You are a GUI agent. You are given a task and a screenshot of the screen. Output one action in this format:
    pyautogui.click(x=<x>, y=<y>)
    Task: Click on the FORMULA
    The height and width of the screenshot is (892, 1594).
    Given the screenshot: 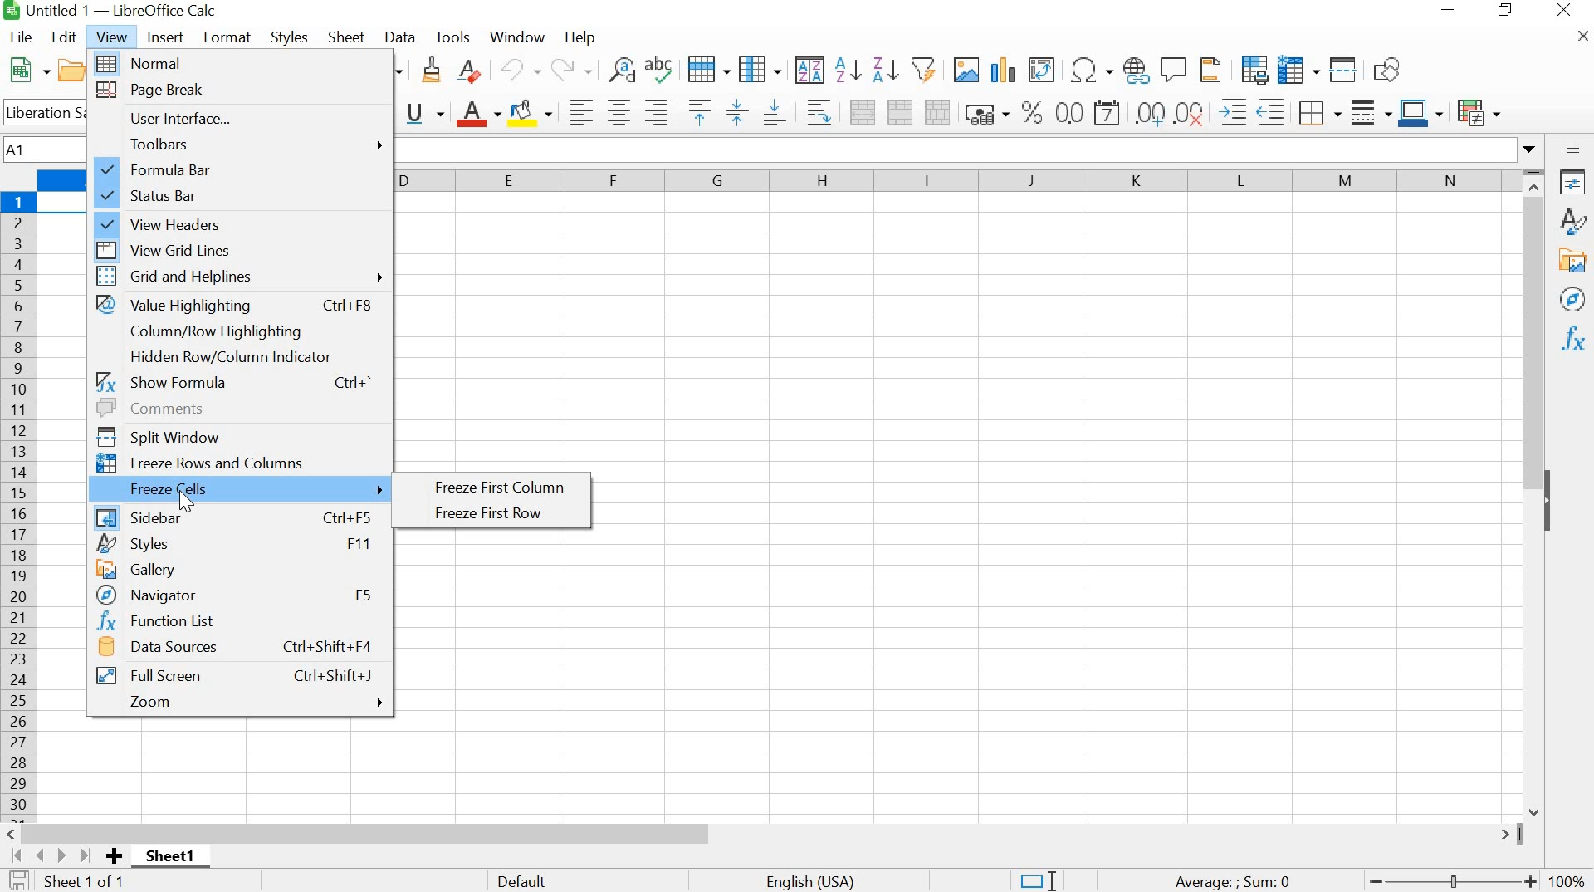 What is the action you would take?
    pyautogui.click(x=1234, y=882)
    